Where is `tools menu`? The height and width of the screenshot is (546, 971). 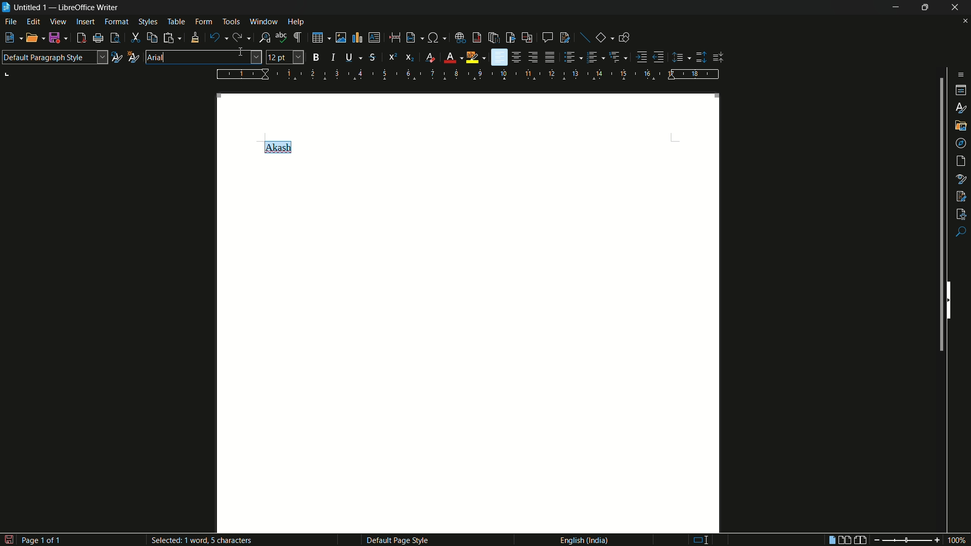
tools menu is located at coordinates (231, 21).